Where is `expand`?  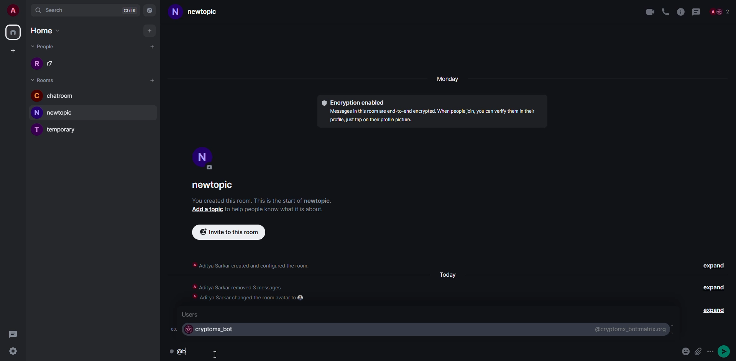 expand is located at coordinates (715, 266).